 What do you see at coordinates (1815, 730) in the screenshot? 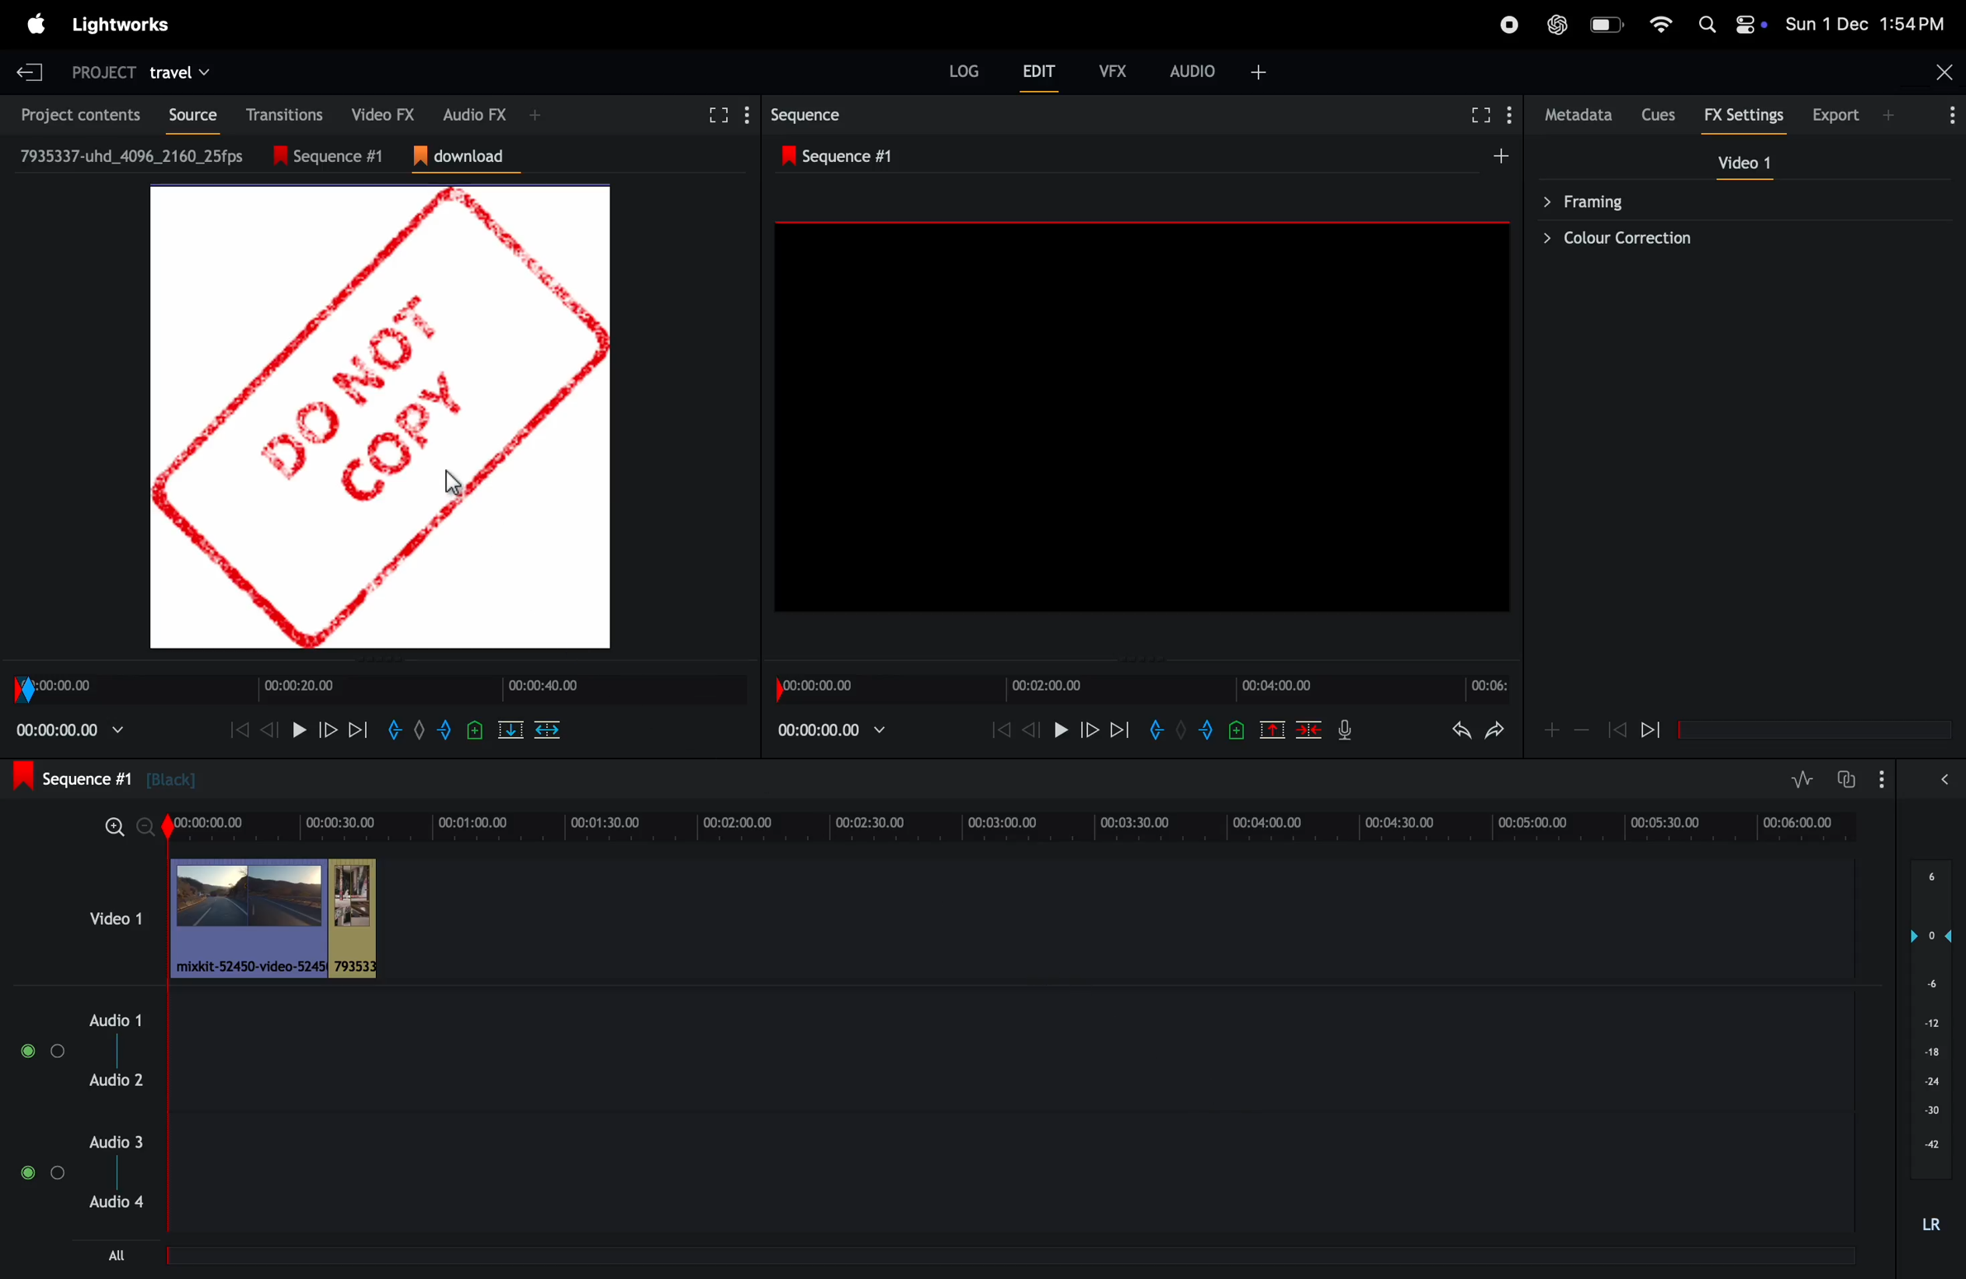
I see `Horizontal slide bar` at bounding box center [1815, 730].